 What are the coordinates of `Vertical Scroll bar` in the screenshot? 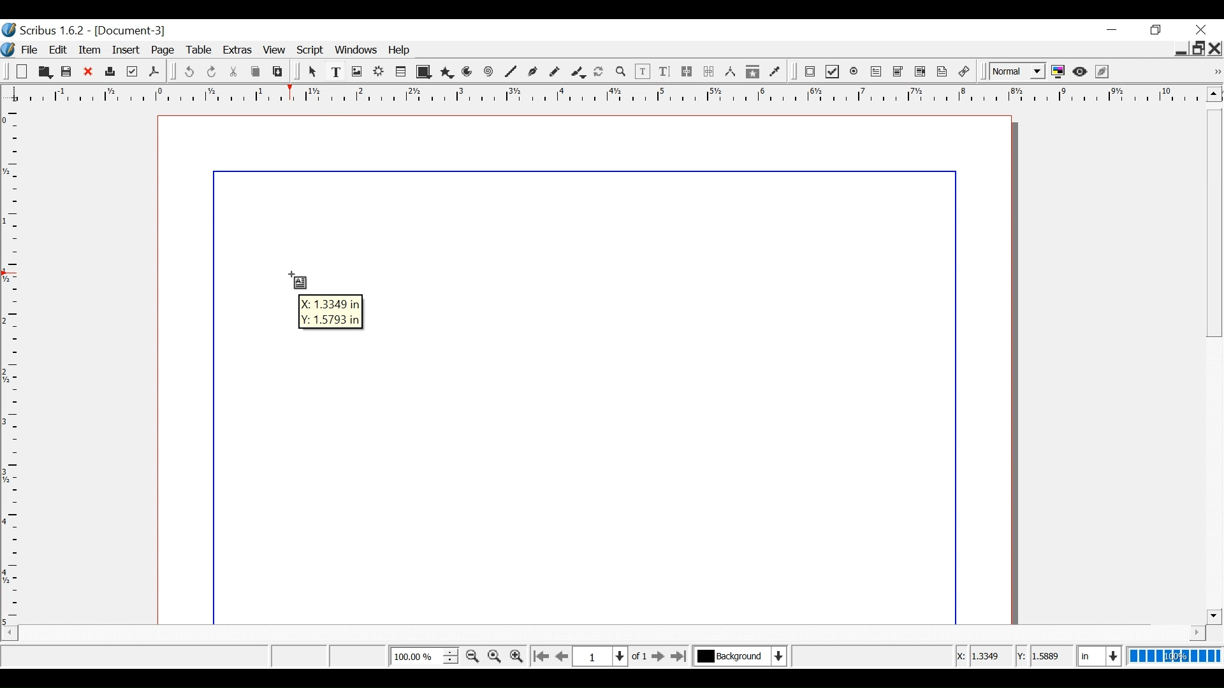 It's located at (1214, 222).